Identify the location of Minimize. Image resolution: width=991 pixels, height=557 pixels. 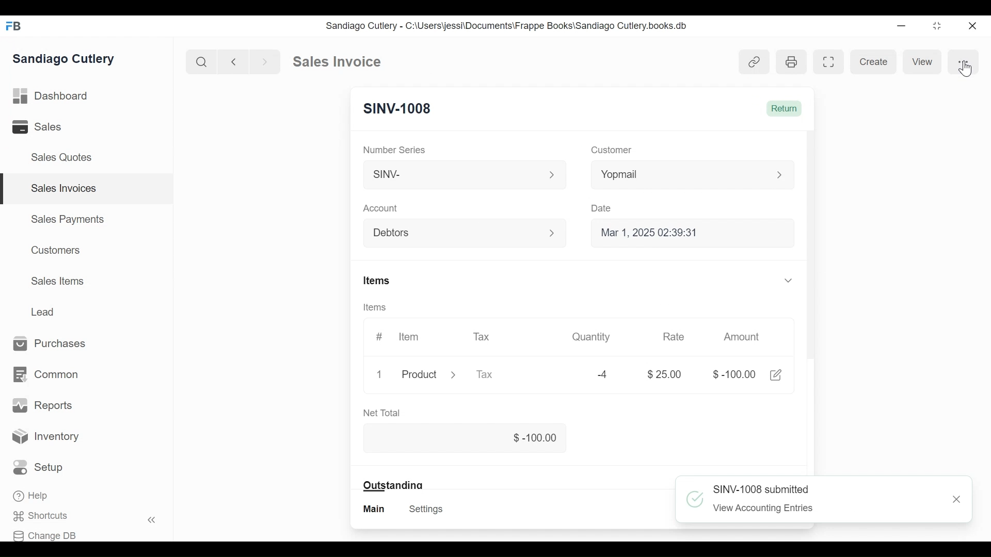
(900, 26).